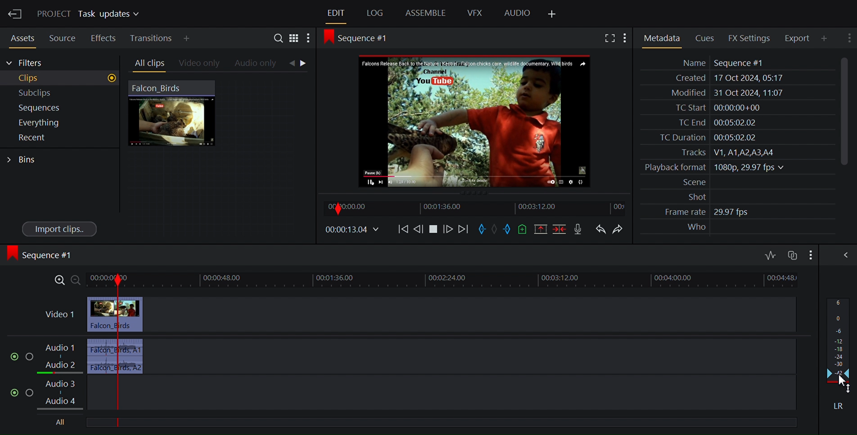 The width and height of the screenshot is (857, 435). Describe the element at coordinates (559, 229) in the screenshot. I see `Delete/cut` at that location.